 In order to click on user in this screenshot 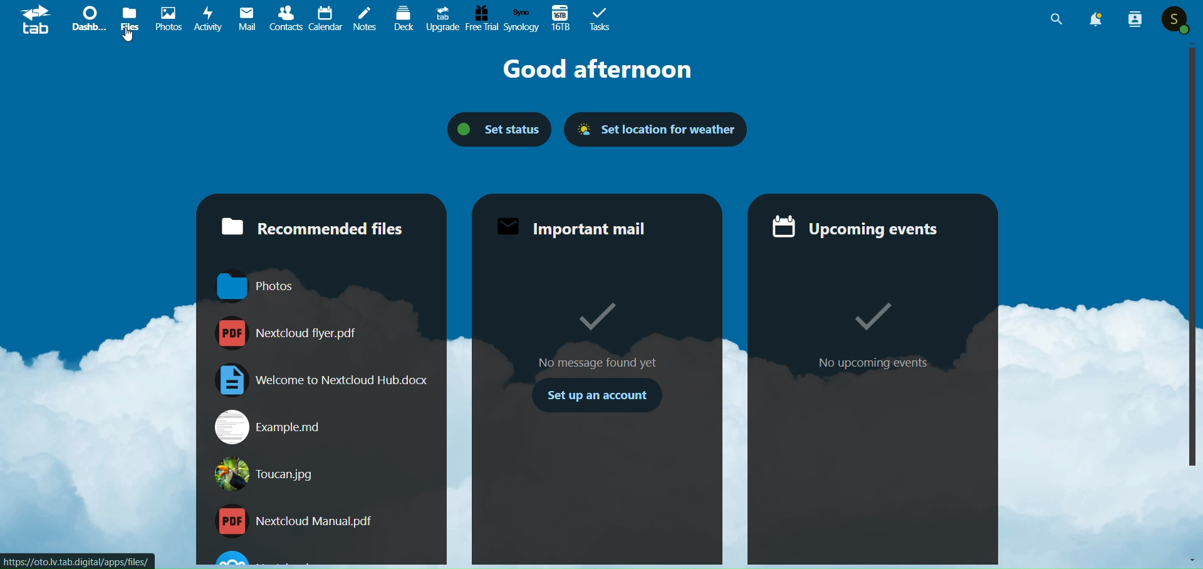, I will do `click(1174, 19)`.